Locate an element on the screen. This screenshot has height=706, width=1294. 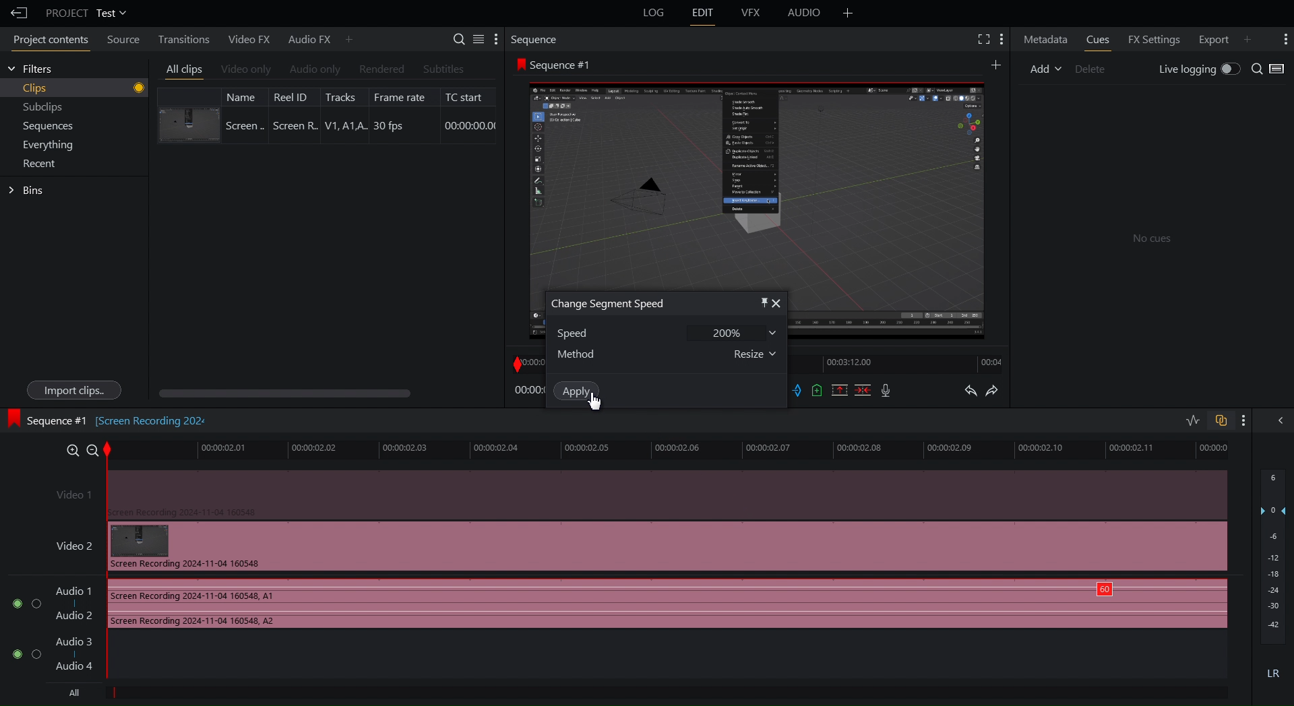
Zoom is located at coordinates (76, 448).